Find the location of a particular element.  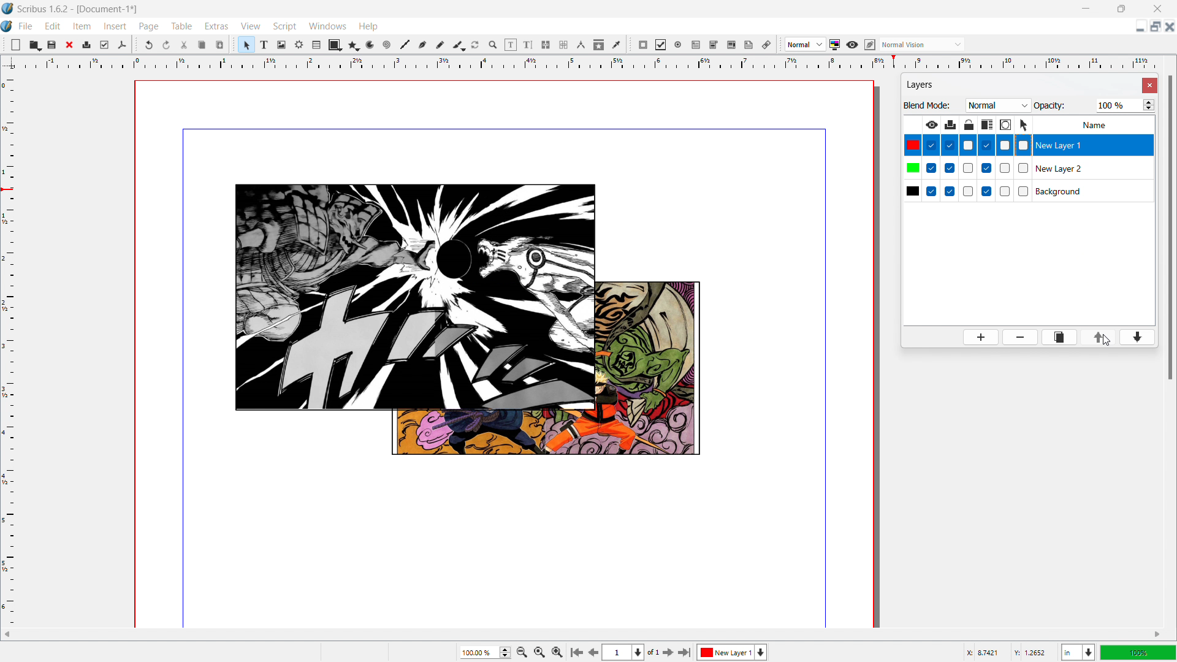

go to last page is located at coordinates (685, 652).